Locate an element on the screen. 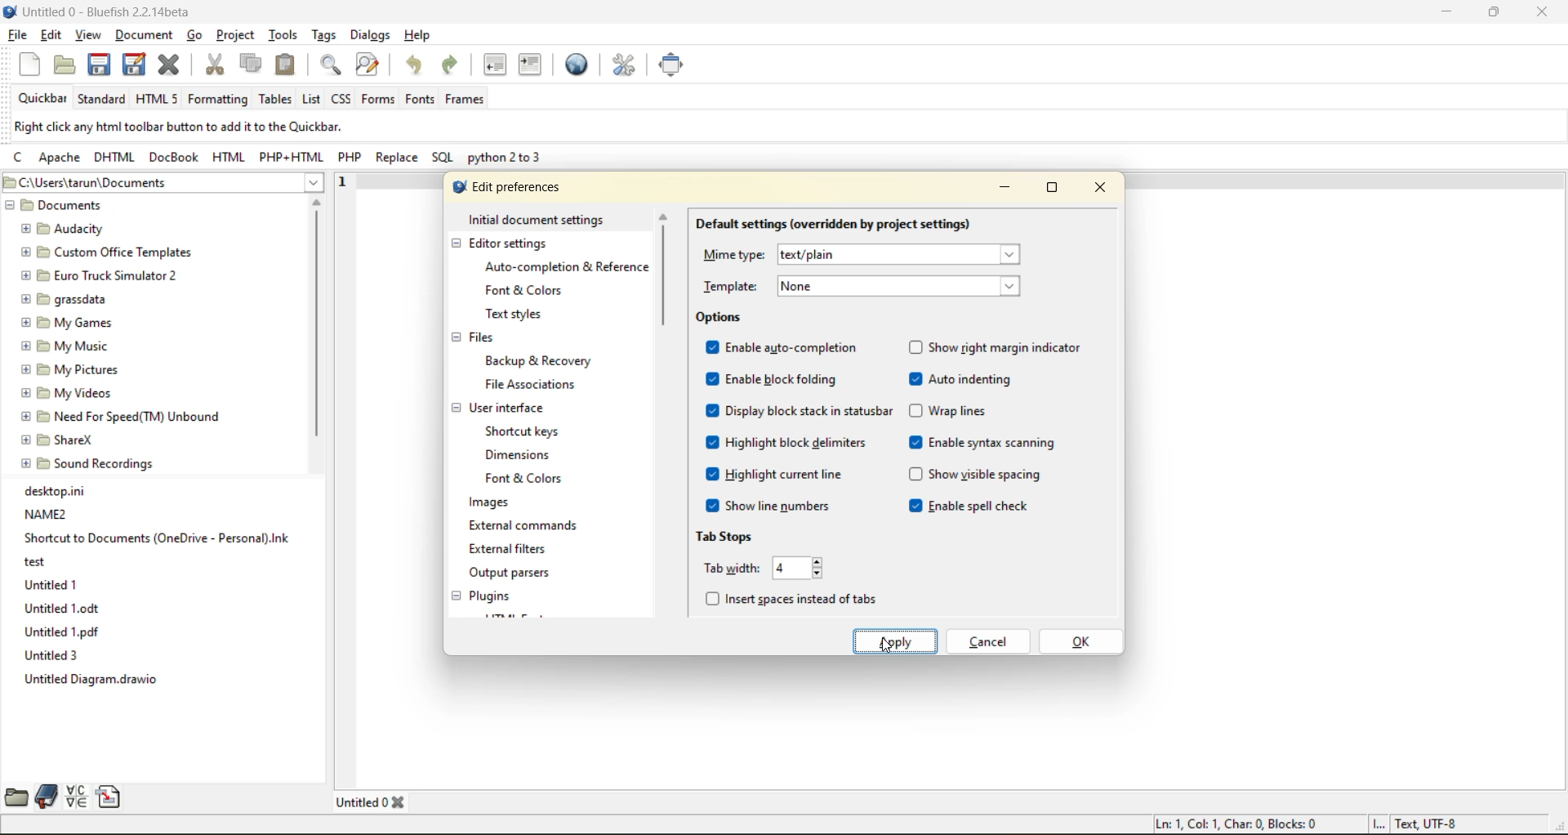 Image resolution: width=1568 pixels, height=835 pixels. bookmarks is located at coordinates (44, 797).